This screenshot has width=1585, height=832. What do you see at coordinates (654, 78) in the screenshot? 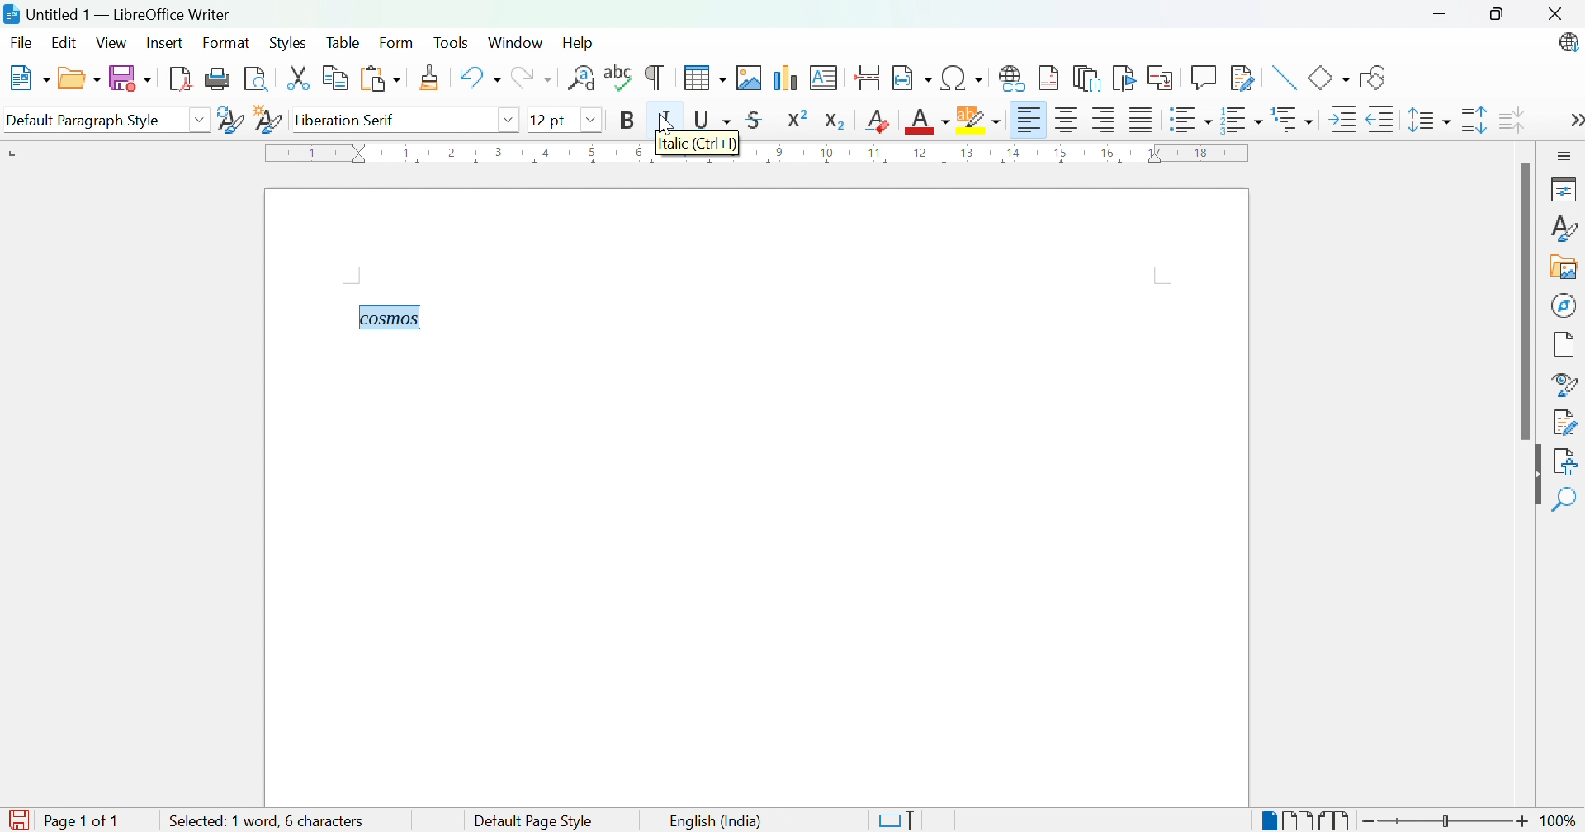
I see `Toggle formatting marks` at bounding box center [654, 78].